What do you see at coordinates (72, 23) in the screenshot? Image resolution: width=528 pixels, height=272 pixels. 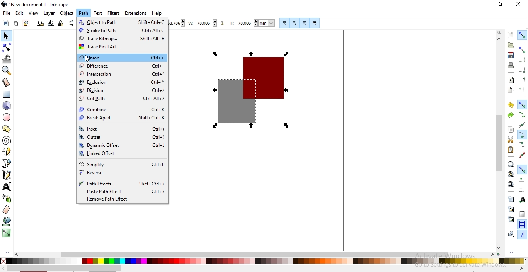 I see `flip vertical` at bounding box center [72, 23].